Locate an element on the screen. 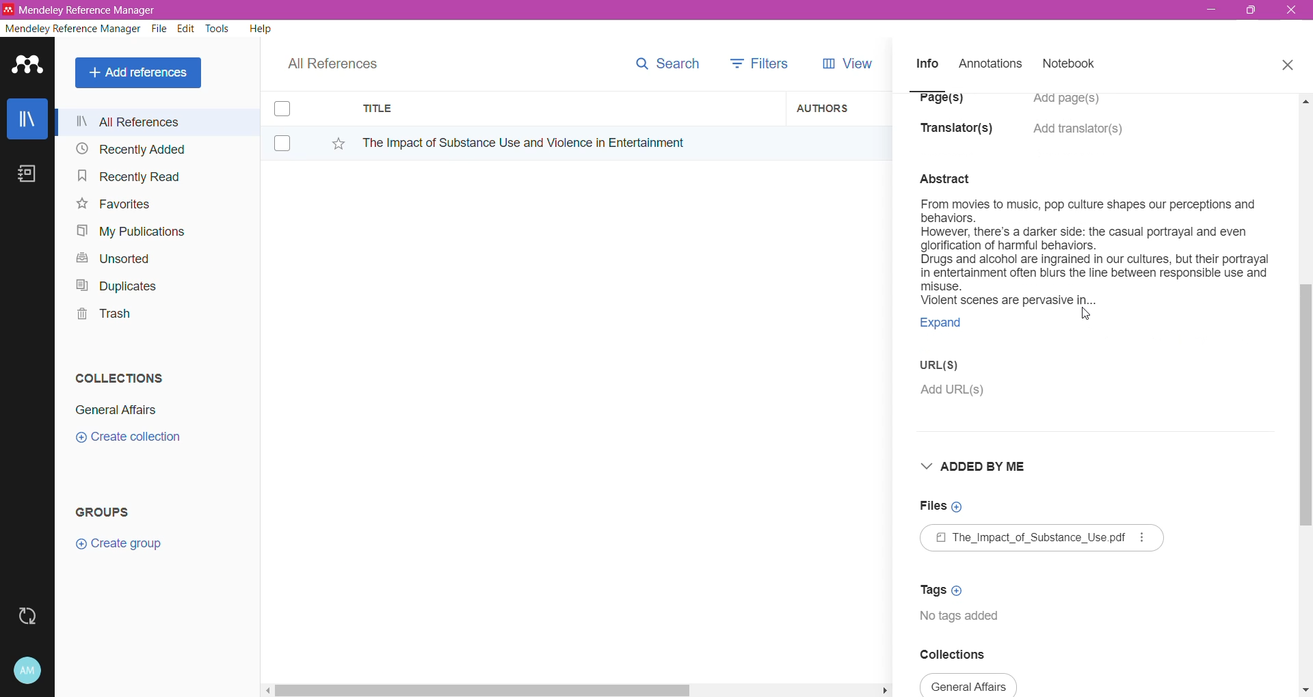 Image resolution: width=1313 pixels, height=697 pixels. Vertical Scroll Bar is located at coordinates (1305, 394).